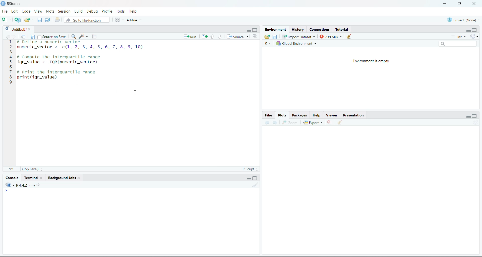 This screenshot has height=257, width=482. What do you see at coordinates (29, 19) in the screenshot?
I see `Open an existing file (Ctrl + O)` at bounding box center [29, 19].